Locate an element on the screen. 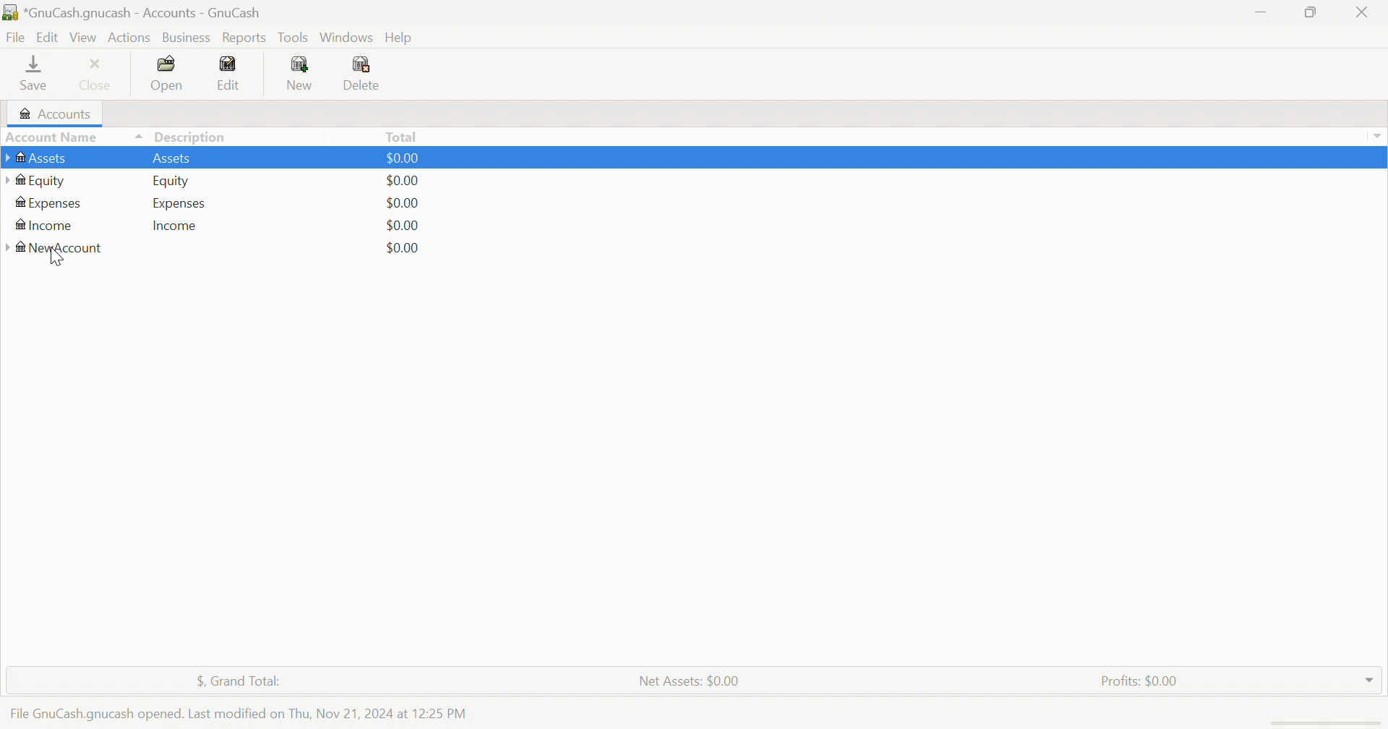  Income is located at coordinates (43, 226).